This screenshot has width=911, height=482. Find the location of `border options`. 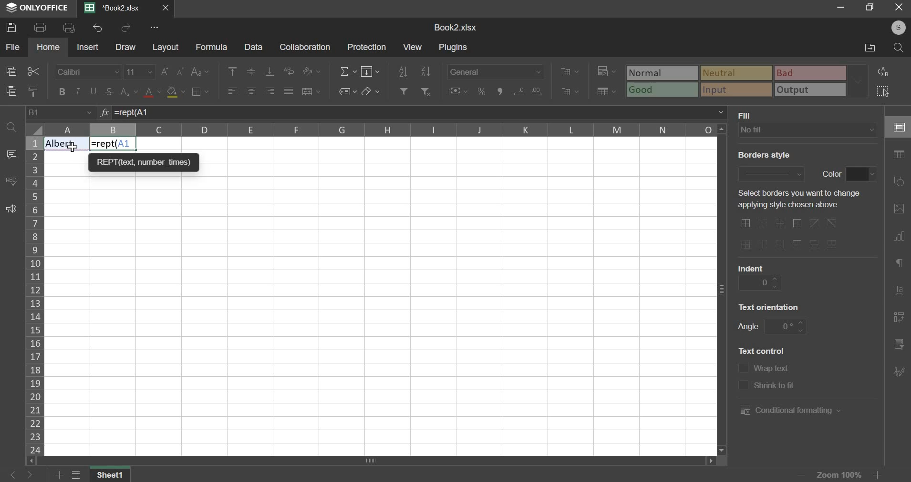

border options is located at coordinates (791, 235).